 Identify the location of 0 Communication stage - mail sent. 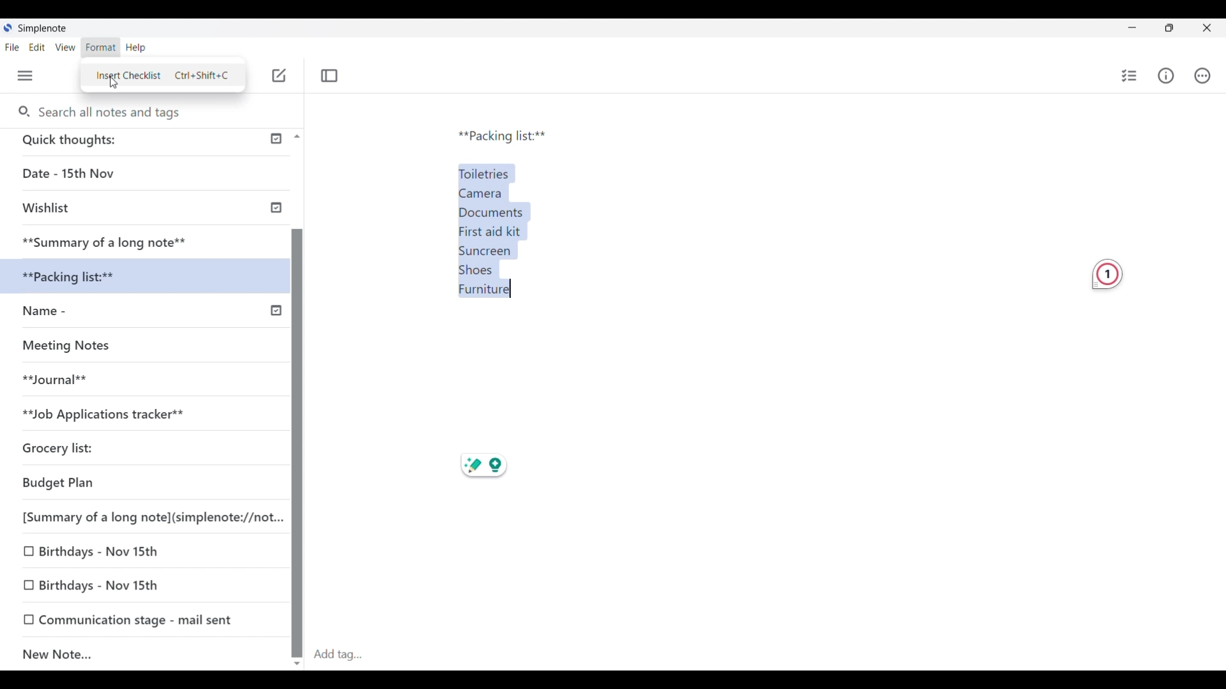
(129, 619).